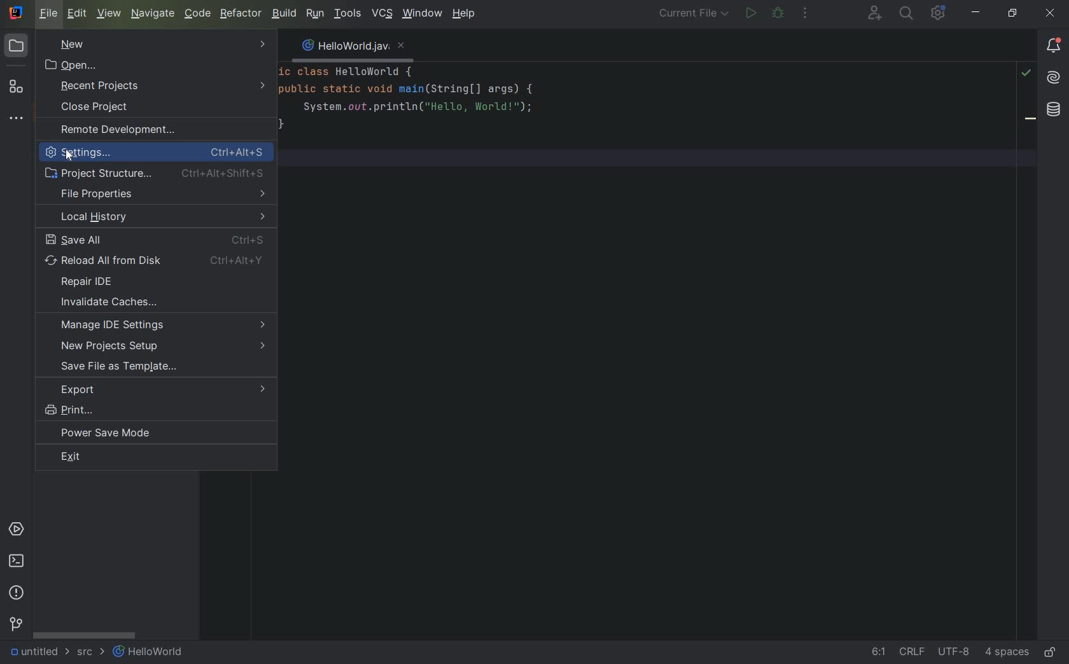  What do you see at coordinates (16, 529) in the screenshot?
I see `SERVICES` at bounding box center [16, 529].